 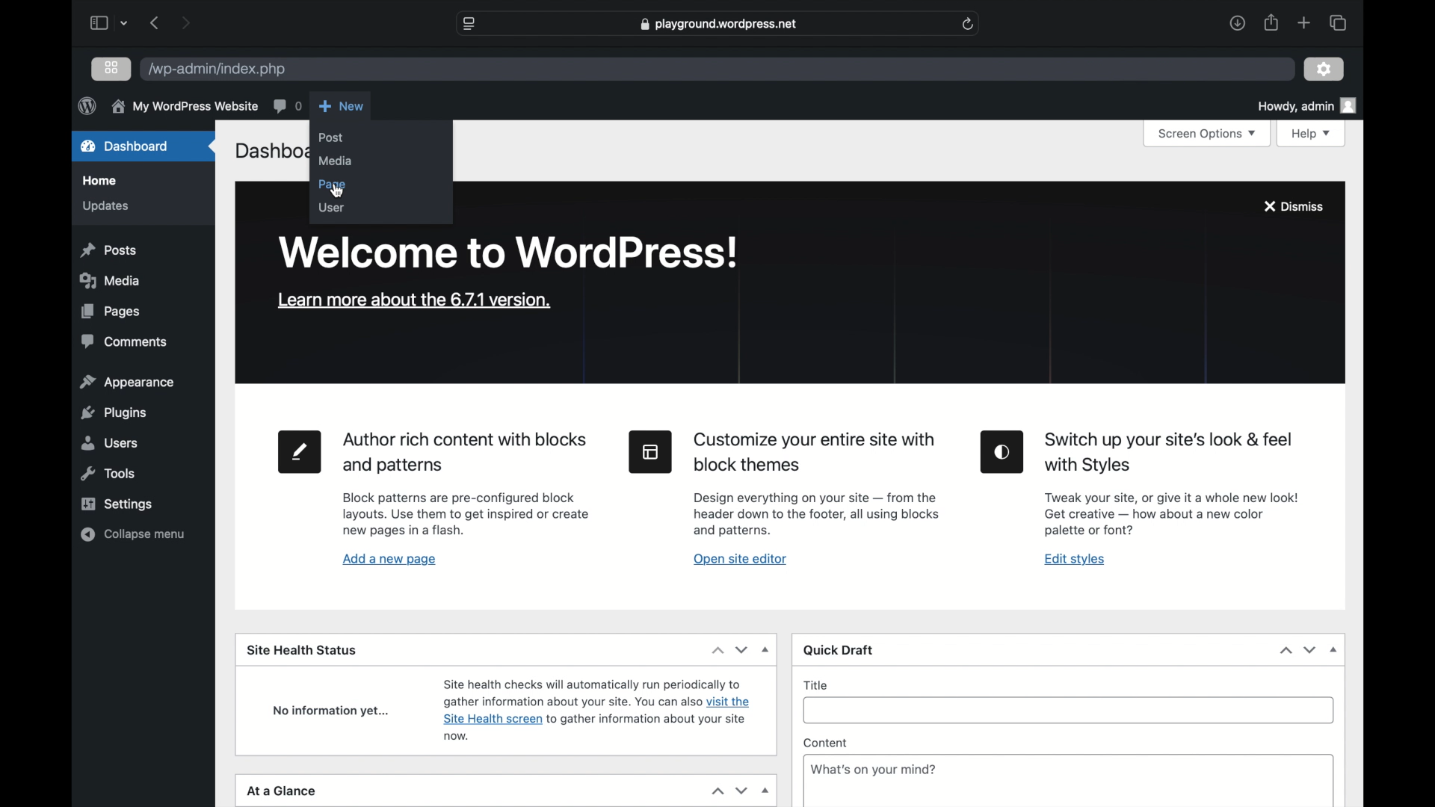 What do you see at coordinates (184, 105) in the screenshot?
I see `info` at bounding box center [184, 105].